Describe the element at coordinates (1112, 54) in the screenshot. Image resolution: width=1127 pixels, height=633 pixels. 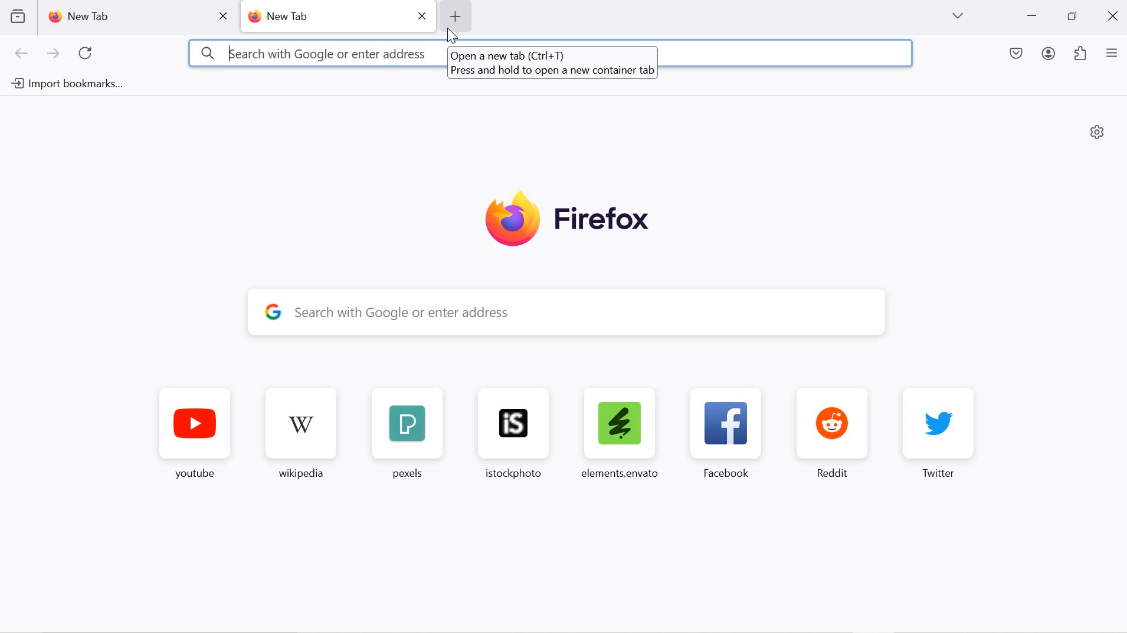
I see `application menu` at that location.